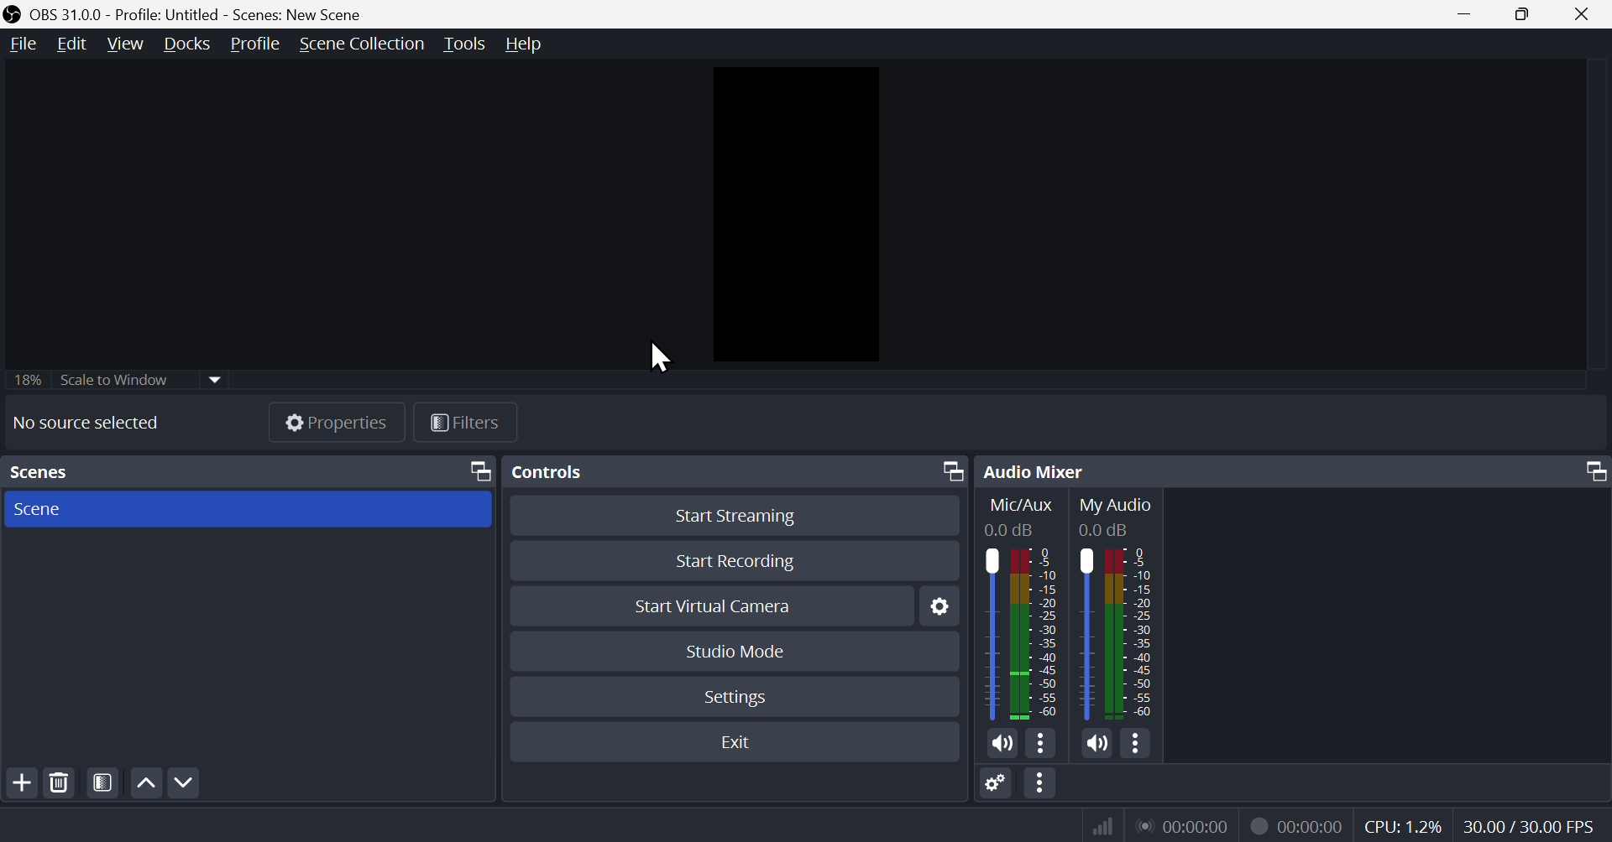  Describe the element at coordinates (947, 469) in the screenshot. I see `Maximize` at that location.